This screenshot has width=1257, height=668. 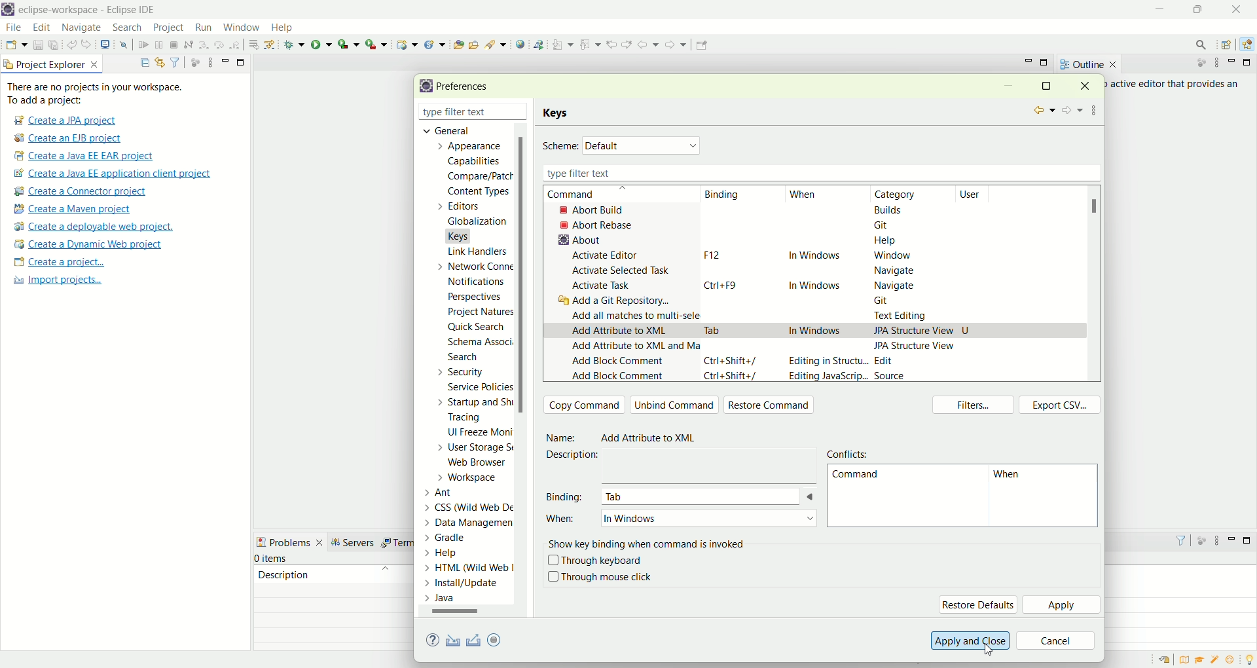 I want to click on oomph preference, so click(x=496, y=639).